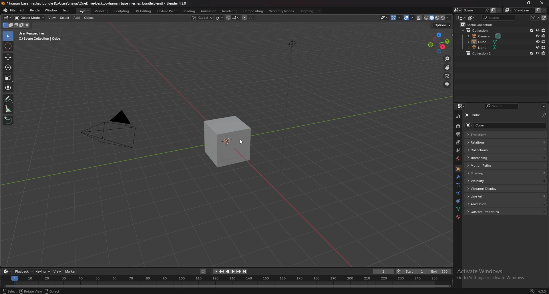 The width and height of the screenshot is (549, 294). What do you see at coordinates (233, 18) in the screenshot?
I see `snapping` at bounding box center [233, 18].